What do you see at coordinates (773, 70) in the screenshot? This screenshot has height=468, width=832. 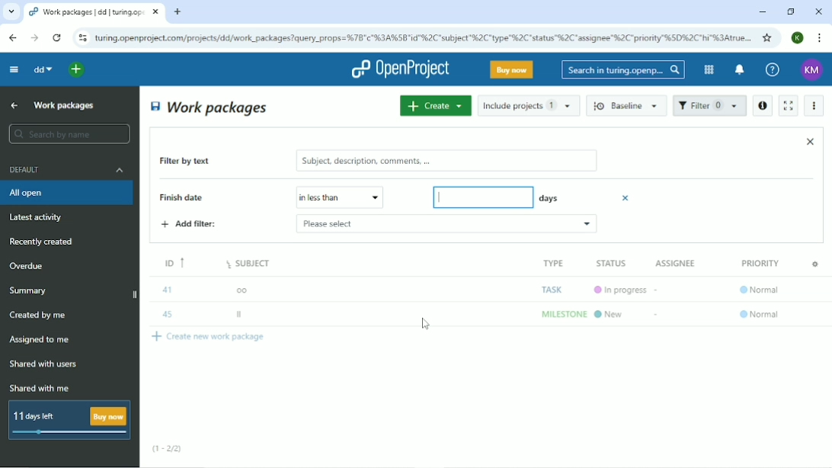 I see `Help` at bounding box center [773, 70].